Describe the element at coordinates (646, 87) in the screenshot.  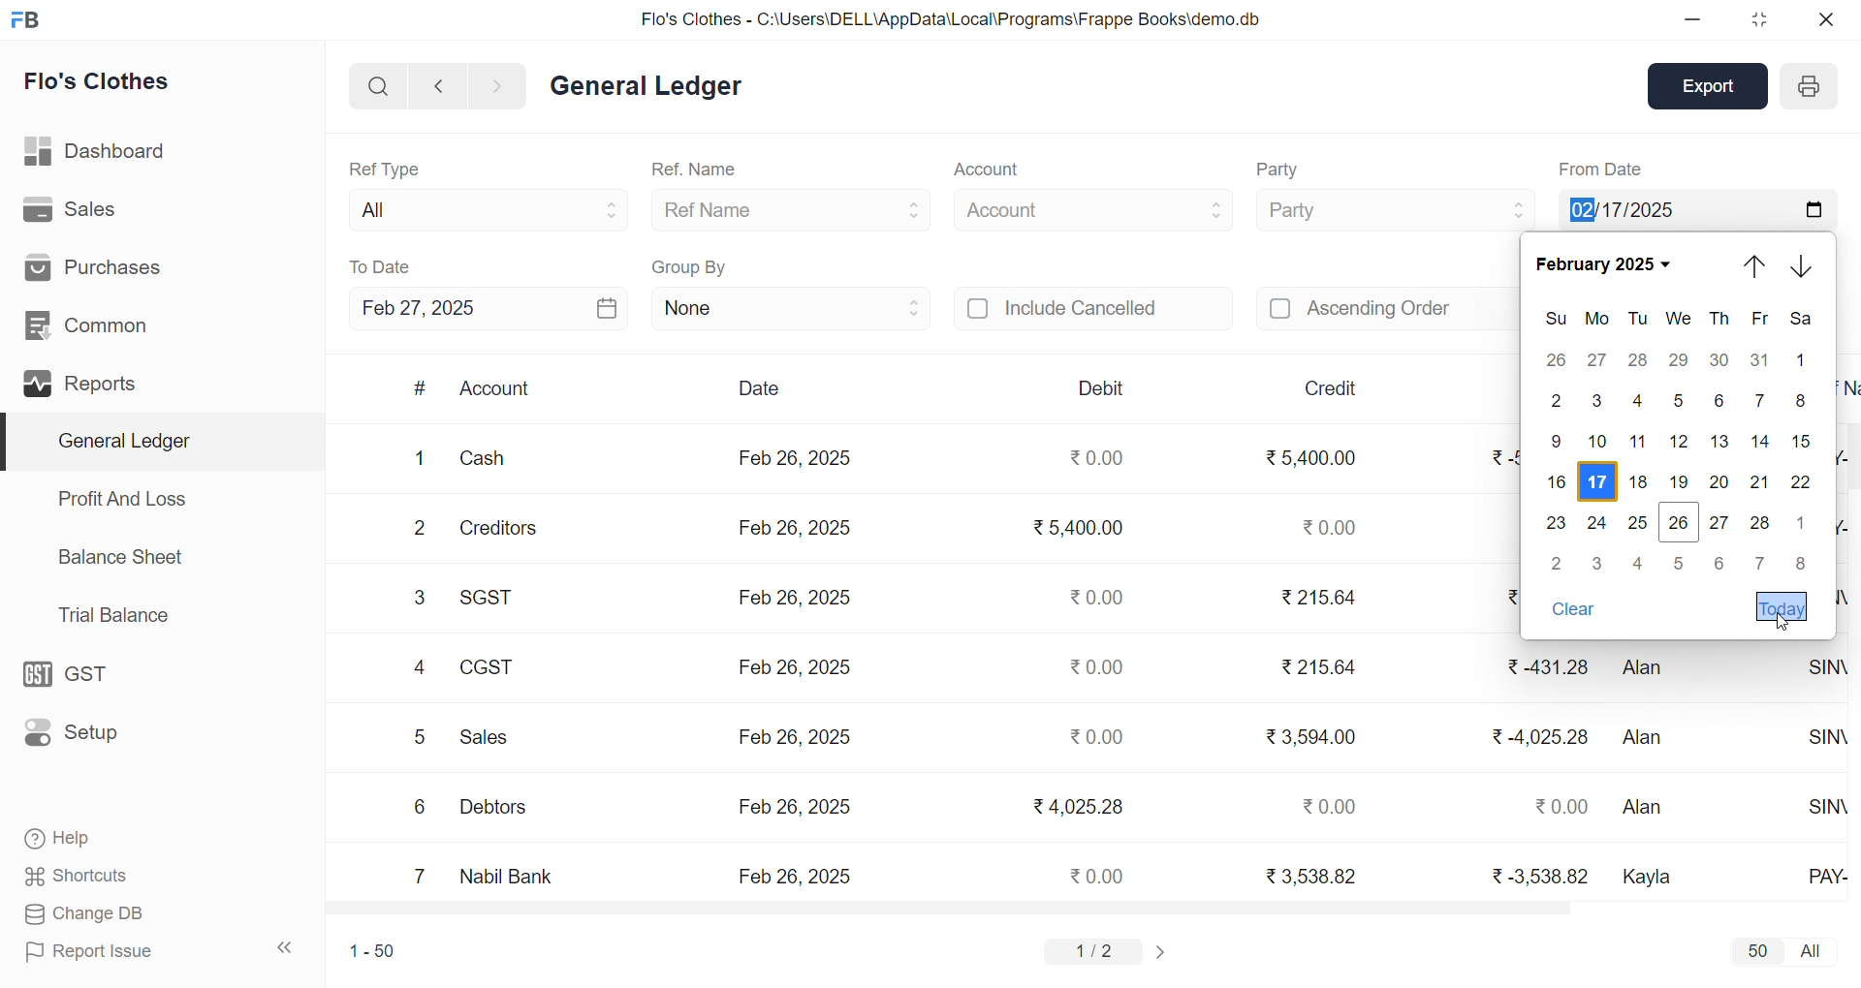
I see `General Ledger` at that location.